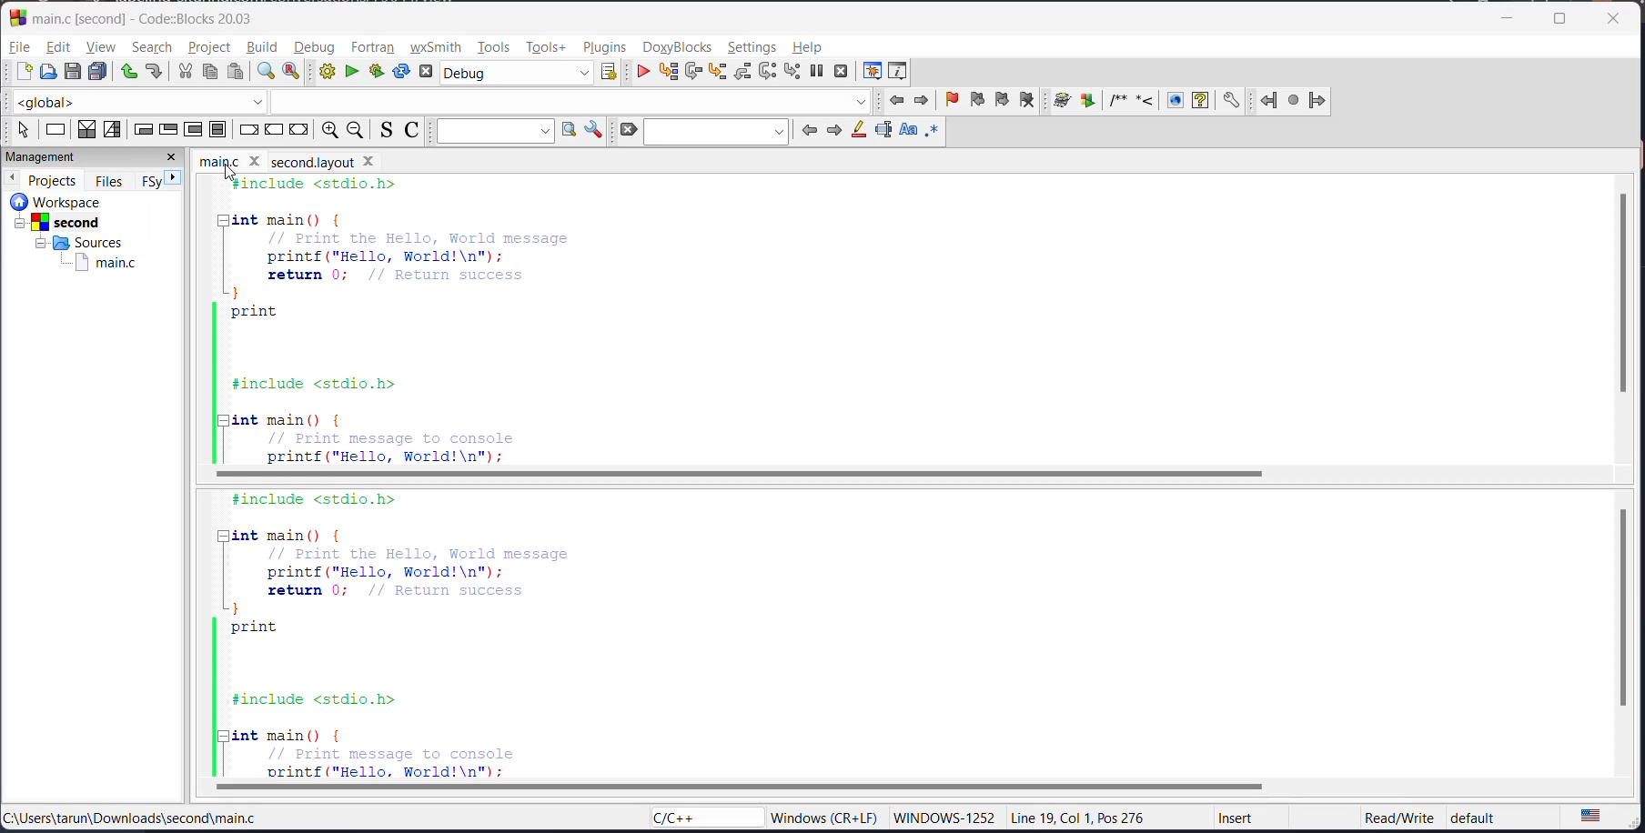  What do you see at coordinates (495, 132) in the screenshot?
I see `text to search` at bounding box center [495, 132].